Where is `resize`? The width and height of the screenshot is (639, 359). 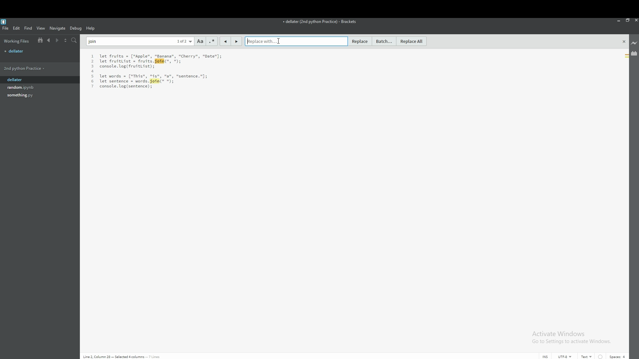
resize is located at coordinates (627, 20).